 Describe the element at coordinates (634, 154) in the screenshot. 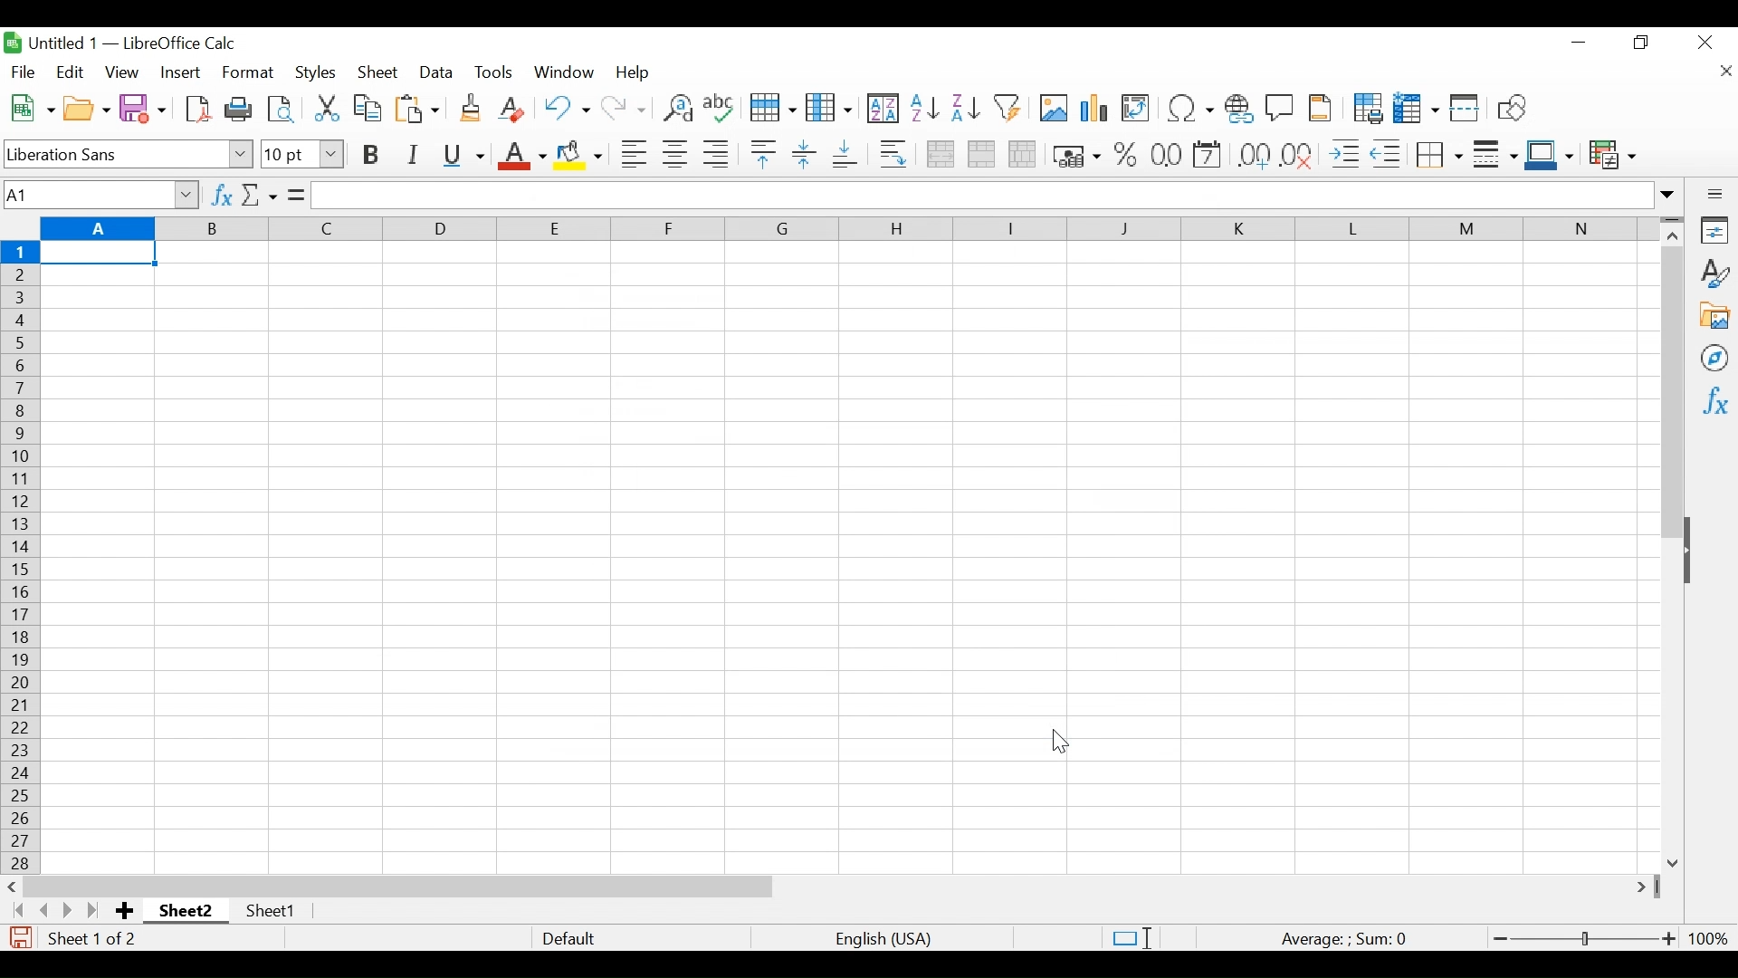

I see `Align Left` at that location.